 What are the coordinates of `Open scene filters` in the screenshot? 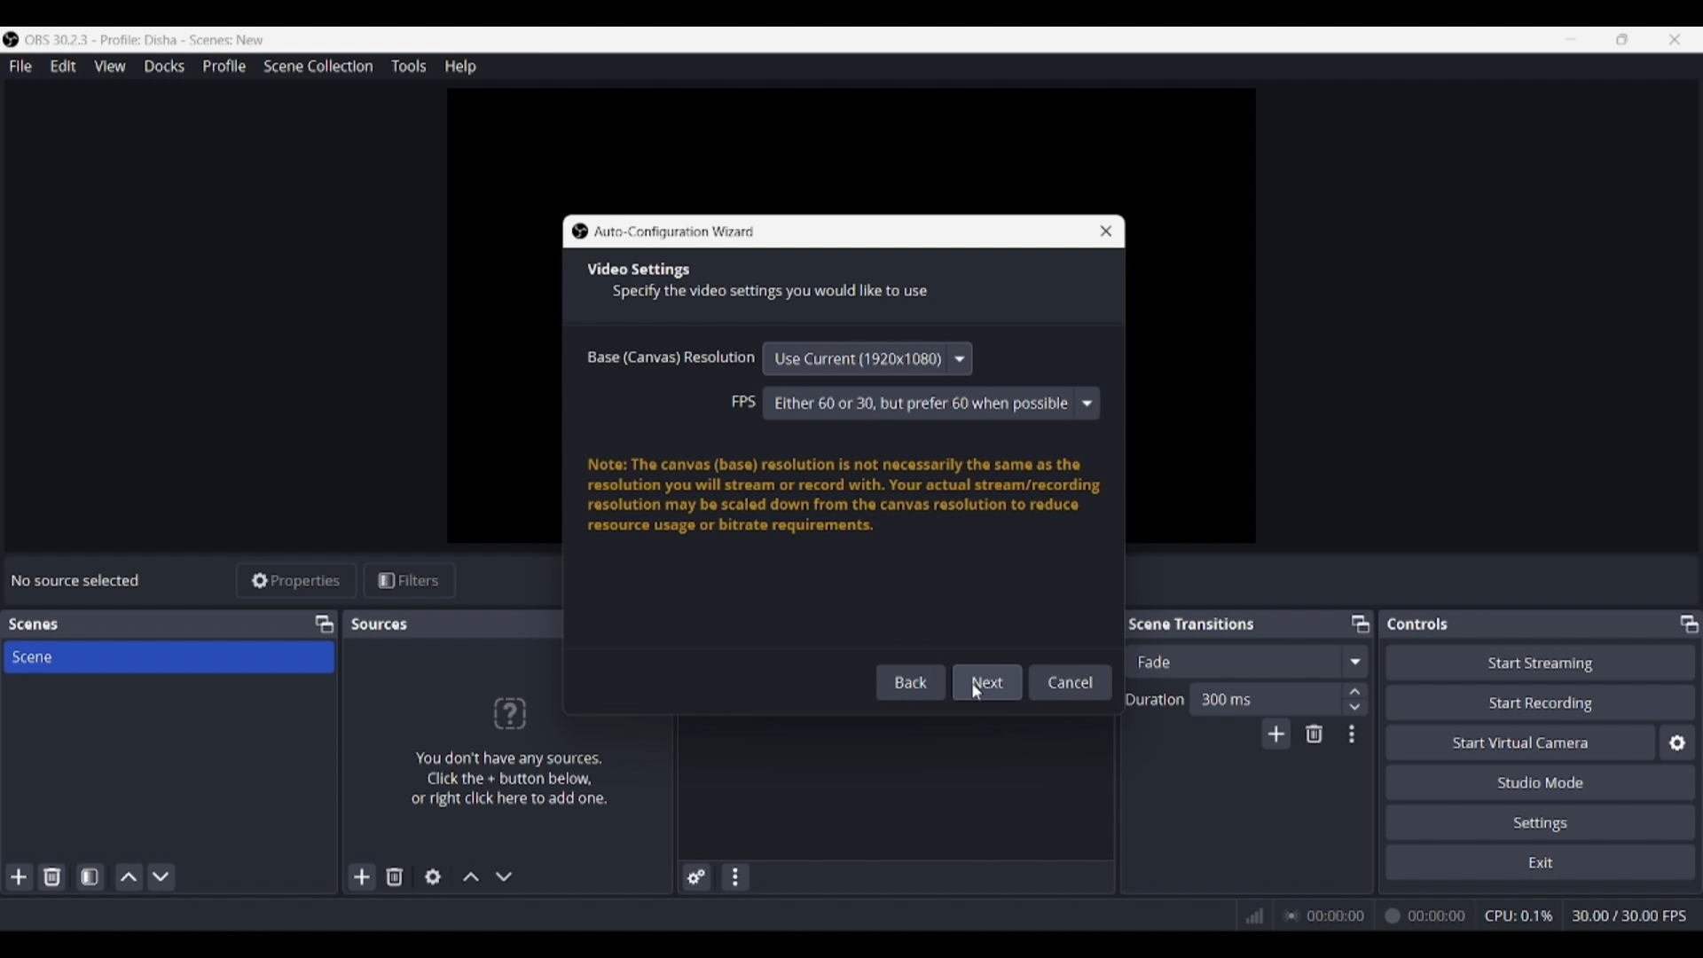 It's located at (90, 876).